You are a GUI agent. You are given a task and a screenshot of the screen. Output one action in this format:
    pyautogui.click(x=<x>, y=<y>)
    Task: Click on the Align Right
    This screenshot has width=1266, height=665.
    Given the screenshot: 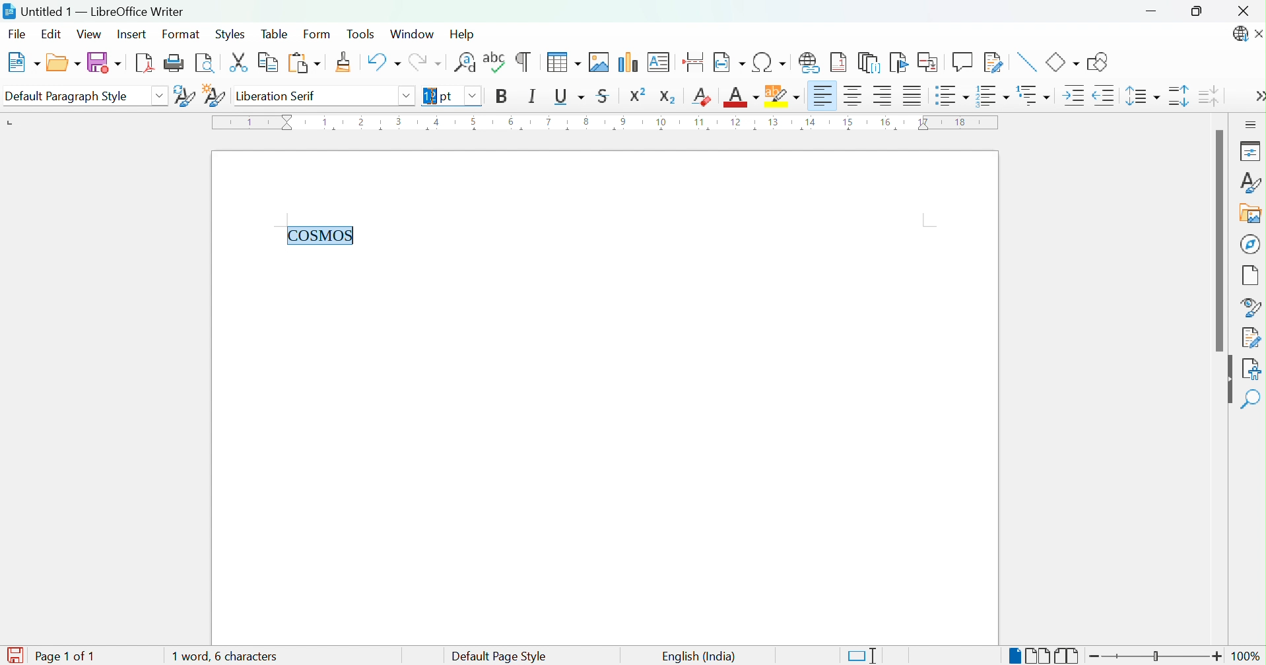 What is the action you would take?
    pyautogui.click(x=883, y=96)
    